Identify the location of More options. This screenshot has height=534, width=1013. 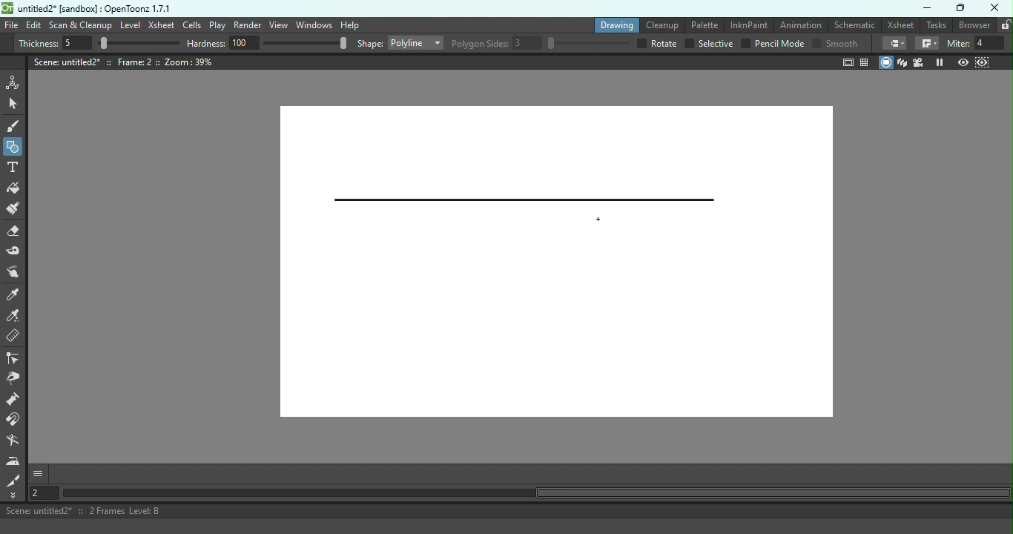
(38, 475).